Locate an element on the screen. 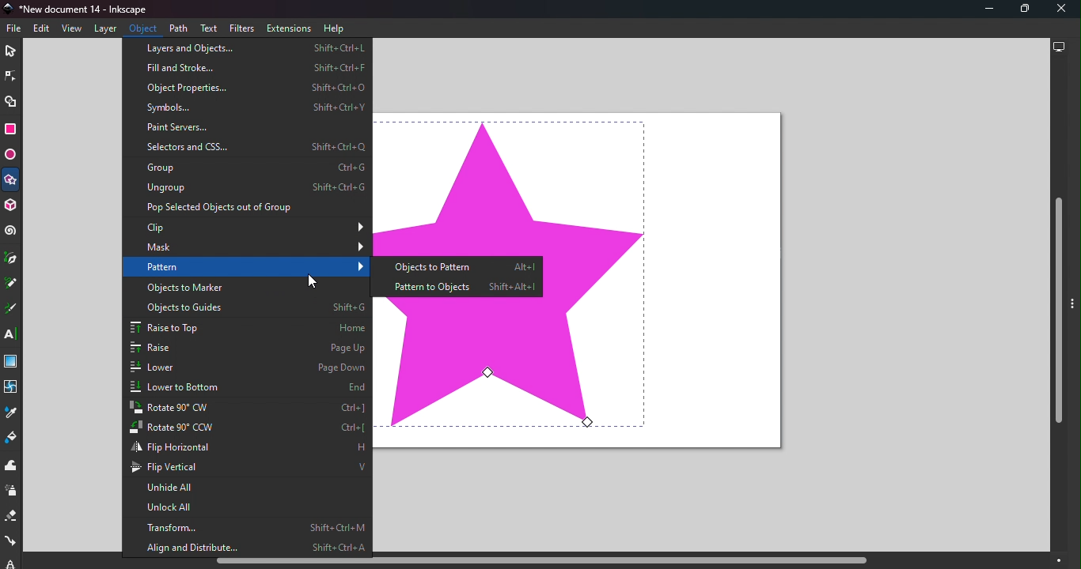 The height and width of the screenshot is (569, 1081). Pattern to objects is located at coordinates (457, 288).